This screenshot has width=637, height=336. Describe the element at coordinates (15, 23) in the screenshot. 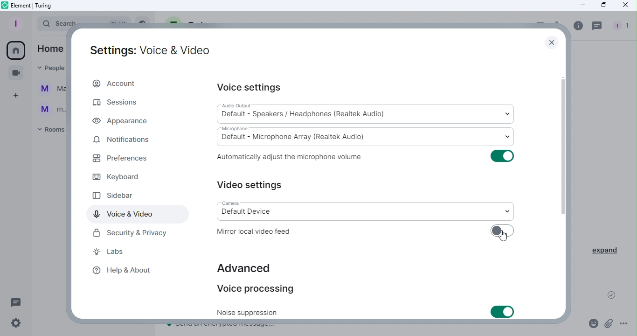

I see `Profile` at that location.